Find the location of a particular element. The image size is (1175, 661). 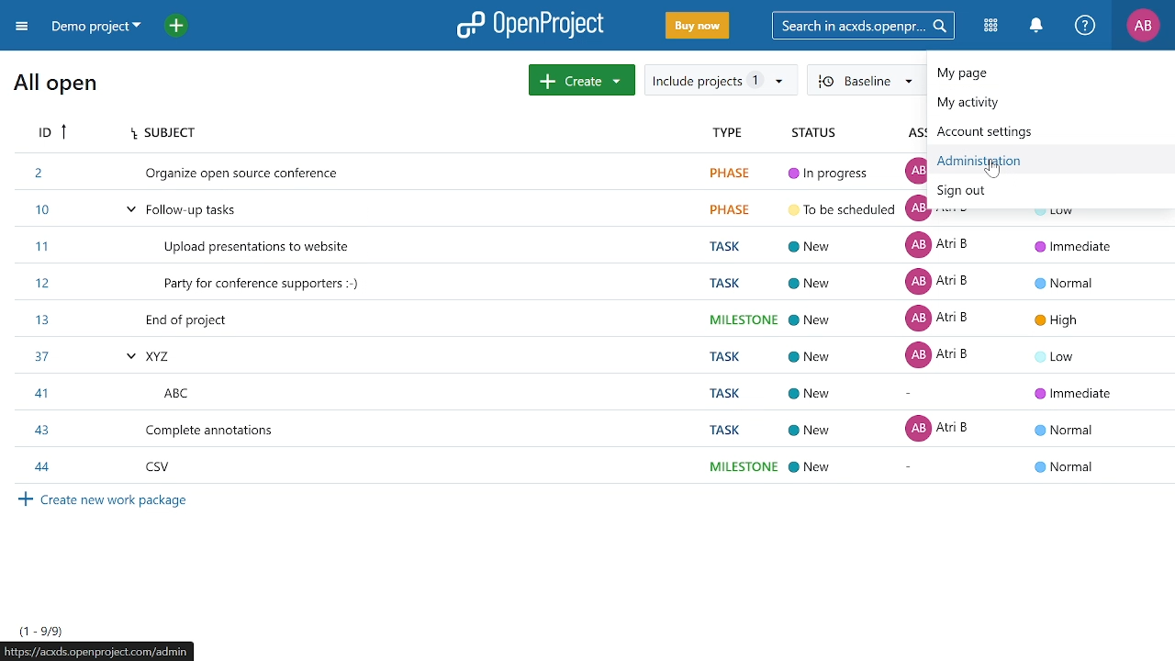

ID is located at coordinates (56, 135).